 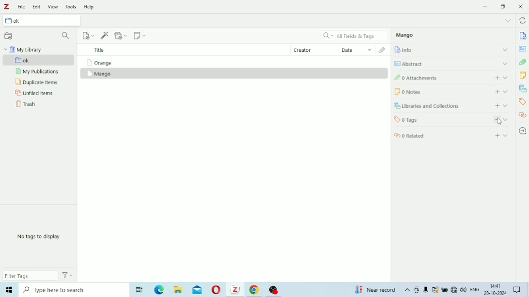 I want to click on File, so click(x=22, y=7).